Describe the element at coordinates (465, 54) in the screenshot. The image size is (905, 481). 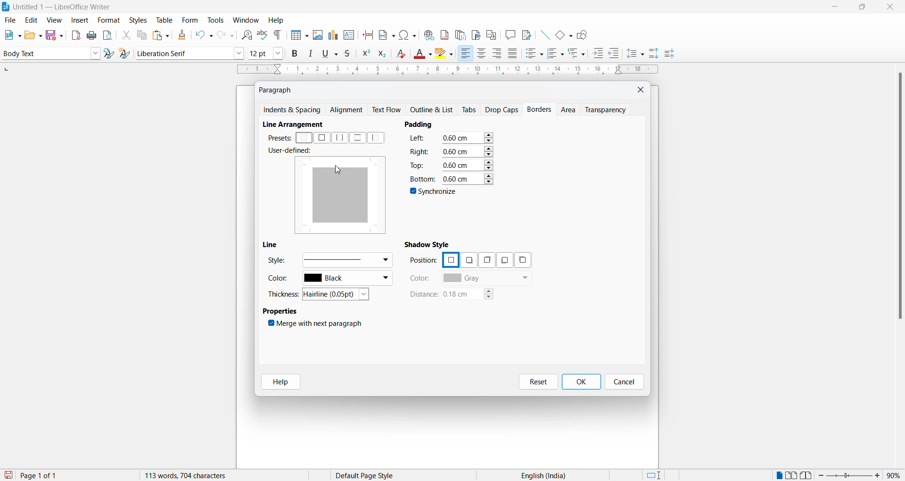
I see `text align right` at that location.